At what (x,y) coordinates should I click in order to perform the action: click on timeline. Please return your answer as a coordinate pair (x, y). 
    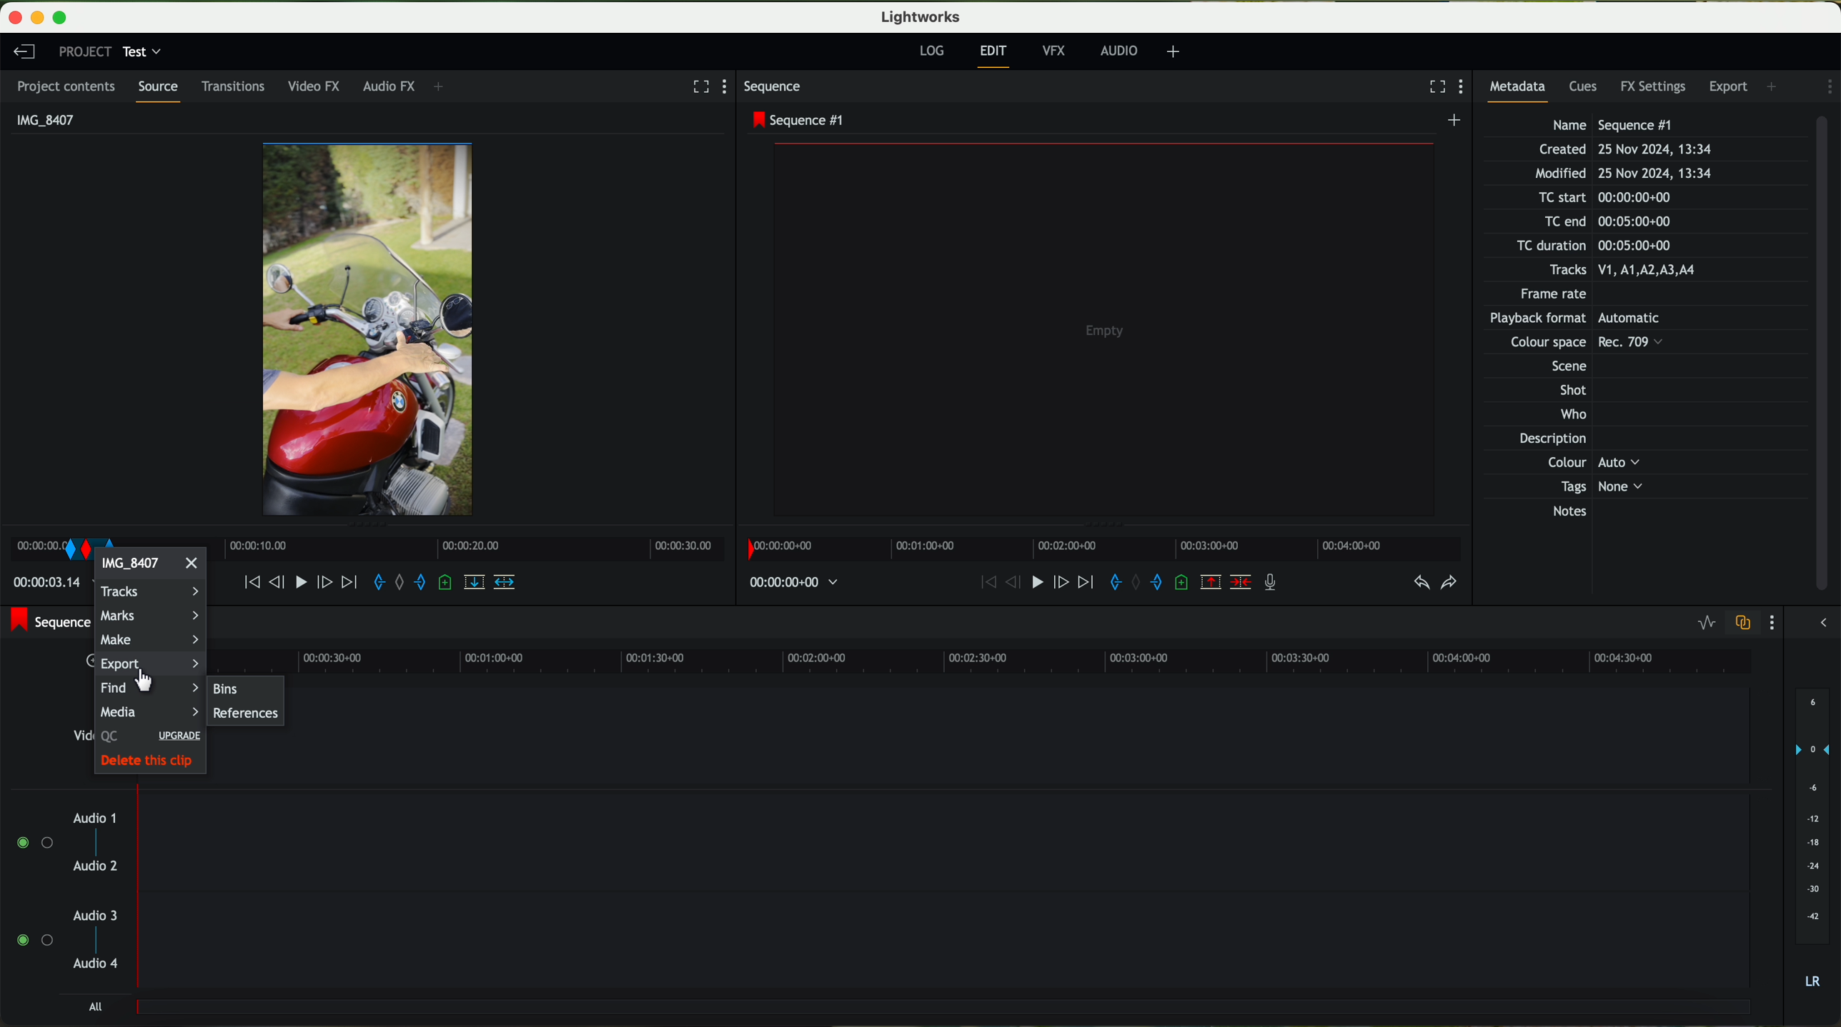
    Looking at the image, I should click on (1031, 658).